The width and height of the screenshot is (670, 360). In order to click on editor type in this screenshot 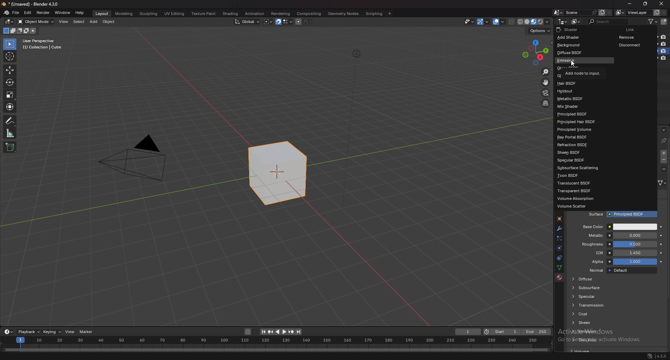, I will do `click(8, 332)`.